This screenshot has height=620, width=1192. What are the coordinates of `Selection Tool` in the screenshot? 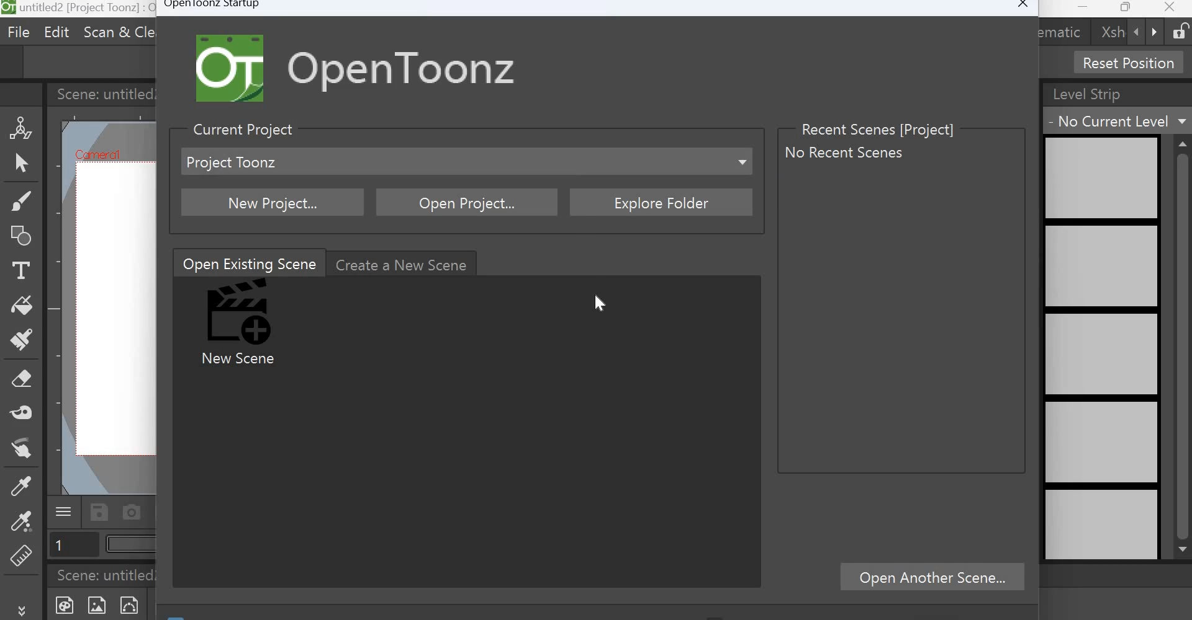 It's located at (21, 164).